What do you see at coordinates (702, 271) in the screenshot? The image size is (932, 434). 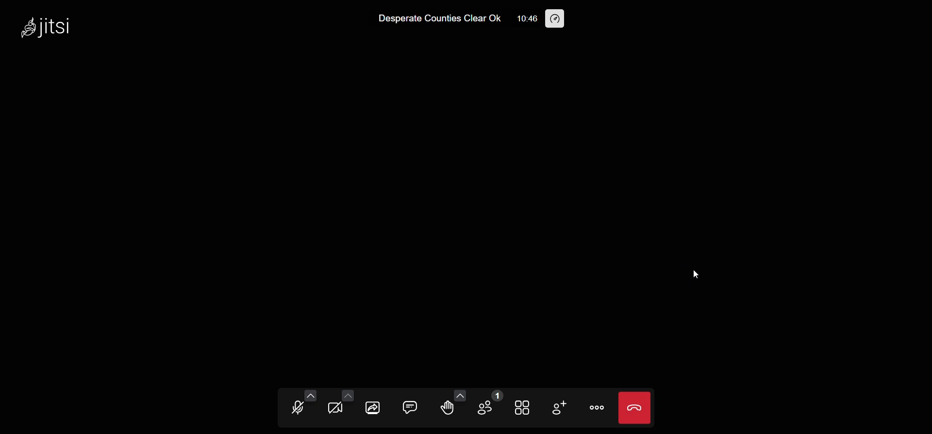 I see `cursor` at bounding box center [702, 271].